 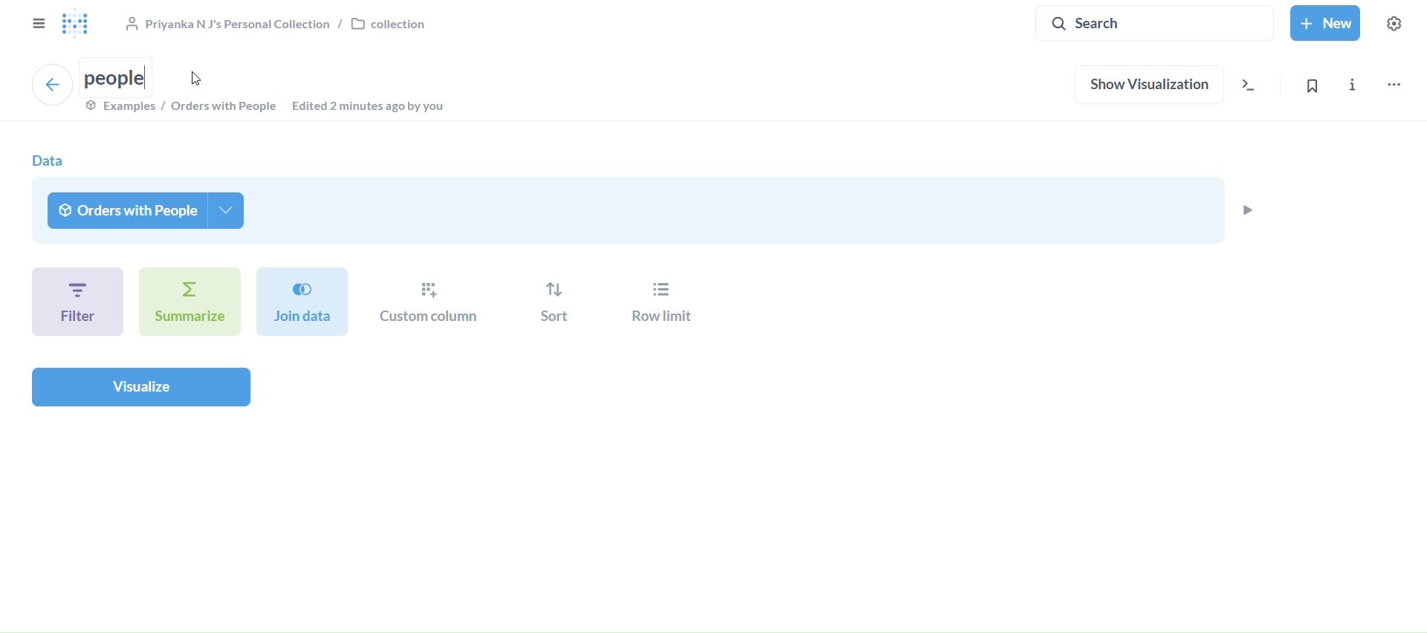 I want to click on edited 2 minutes ago, so click(x=375, y=107).